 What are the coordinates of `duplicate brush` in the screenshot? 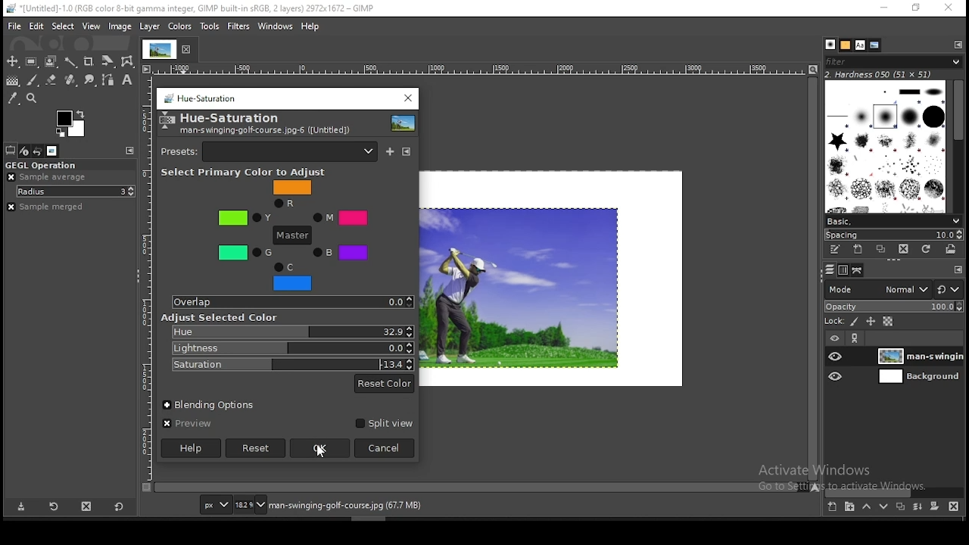 It's located at (881, 250).